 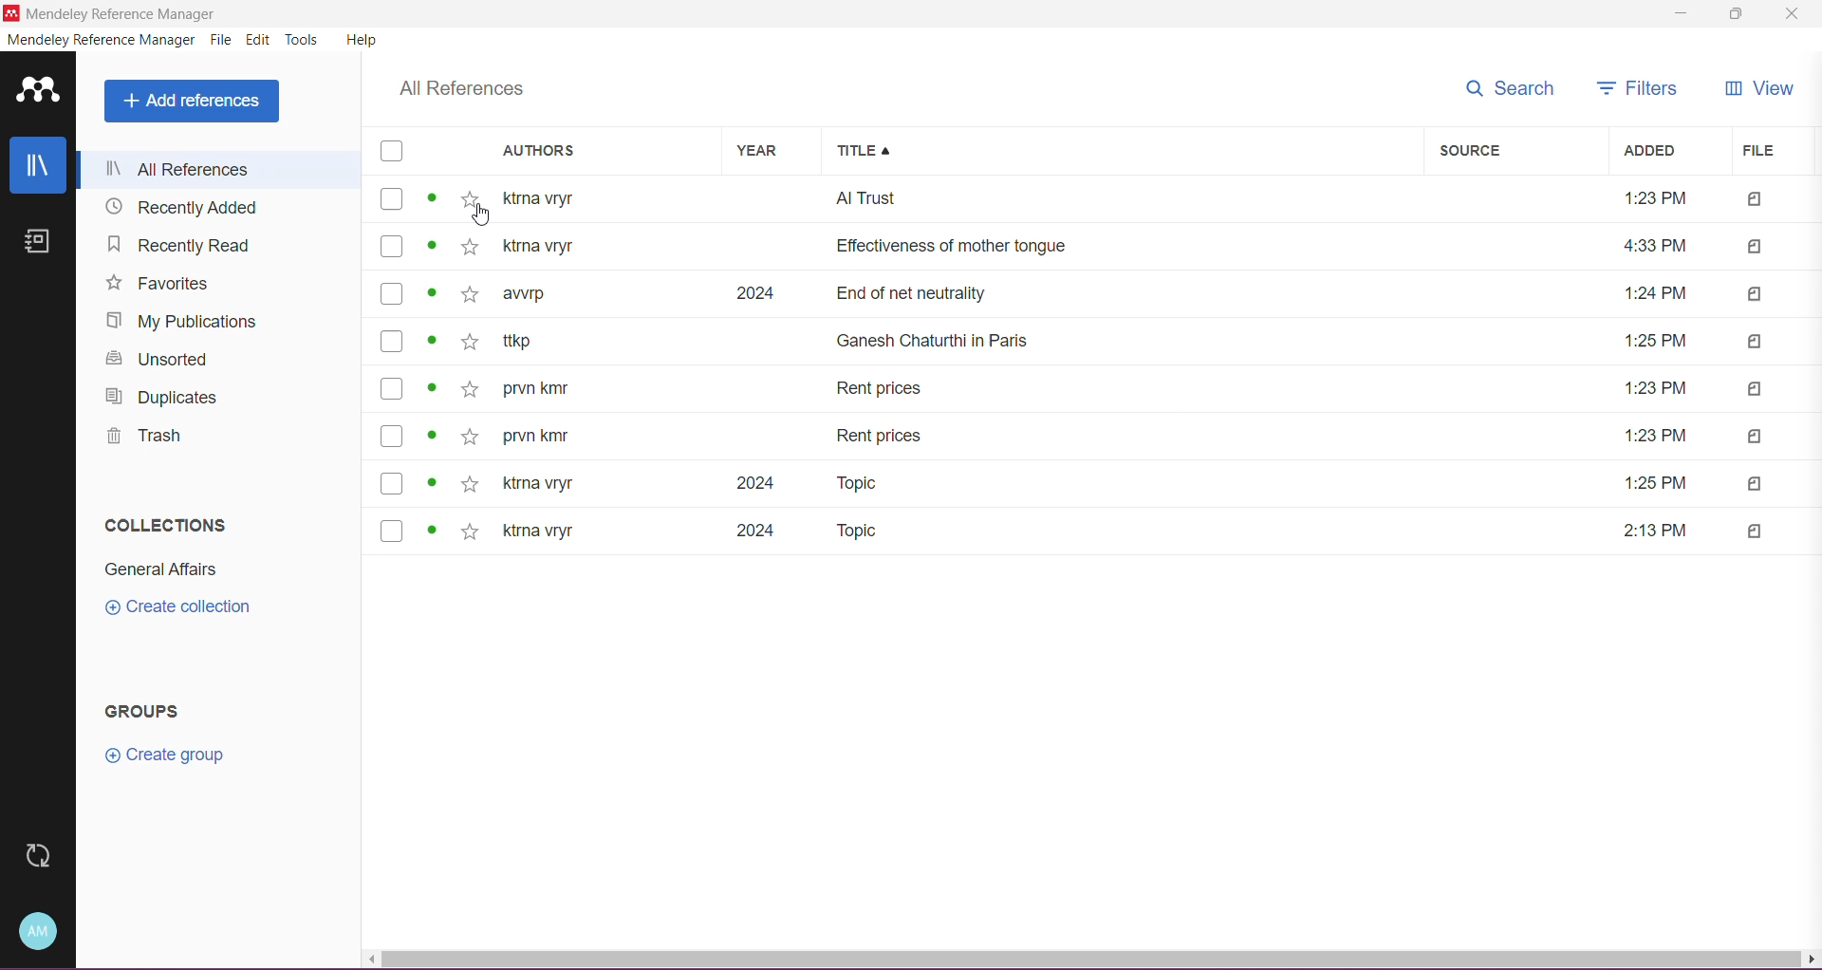 What do you see at coordinates (154, 363) in the screenshot?
I see `Unsorted` at bounding box center [154, 363].